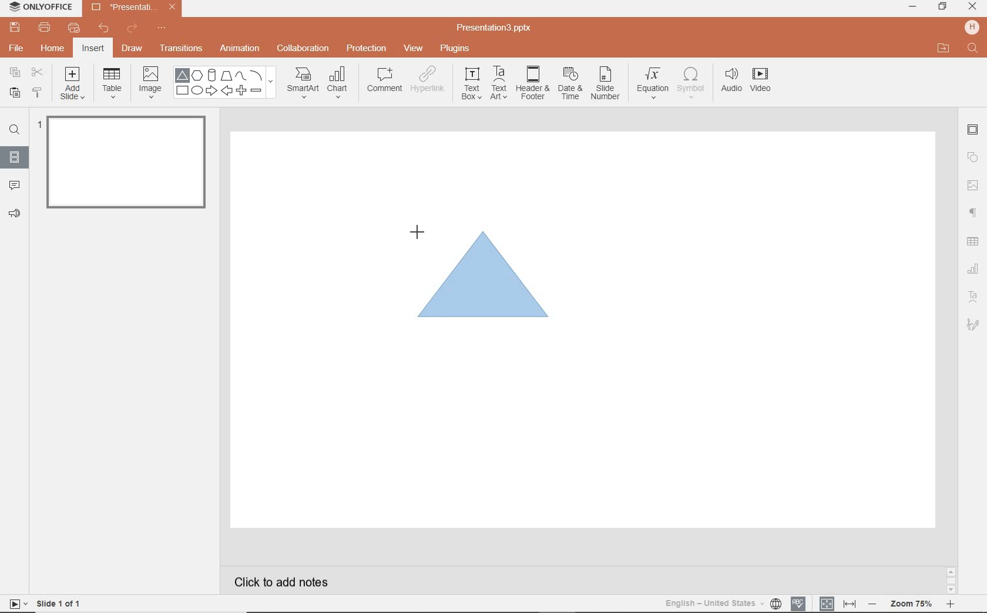 The height and width of the screenshot is (613, 987). I want to click on DRAW, so click(133, 49).